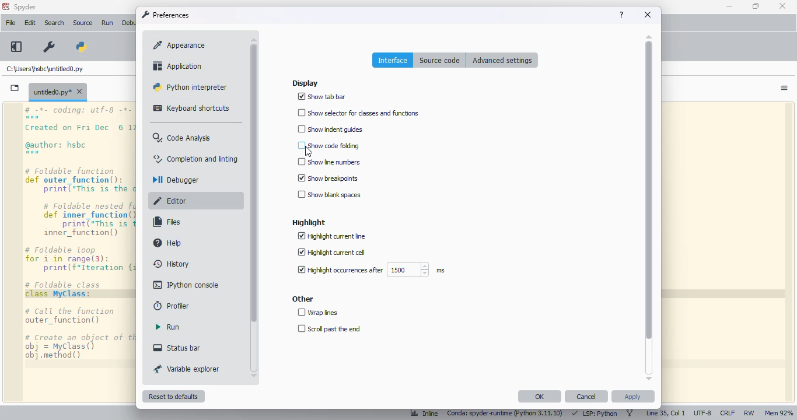 This screenshot has height=420, width=797. Describe the element at coordinates (540, 396) in the screenshot. I see `OK` at that location.